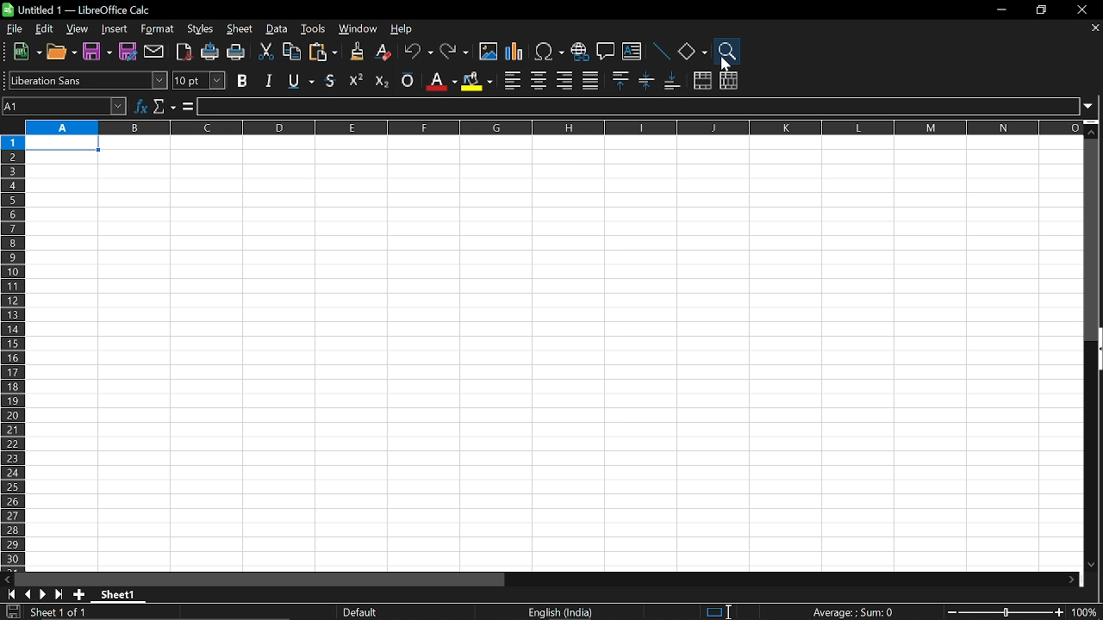 Image resolution: width=1103 pixels, height=620 pixels. What do you see at coordinates (728, 66) in the screenshot?
I see `Cursor` at bounding box center [728, 66].